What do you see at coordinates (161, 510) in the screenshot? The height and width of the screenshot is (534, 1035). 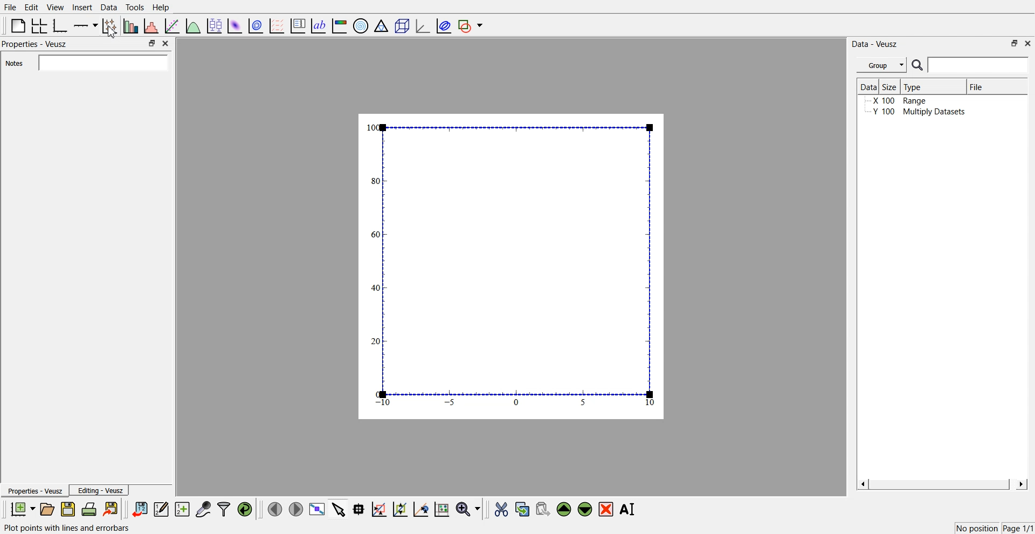 I see `edit and enter data points` at bounding box center [161, 510].